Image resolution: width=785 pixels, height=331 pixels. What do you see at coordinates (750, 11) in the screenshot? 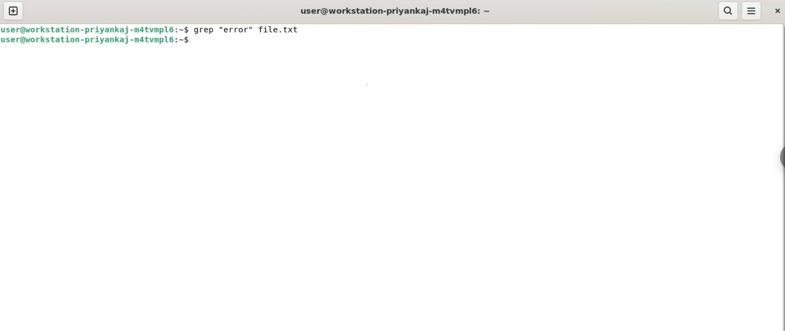
I see `menu` at bounding box center [750, 11].